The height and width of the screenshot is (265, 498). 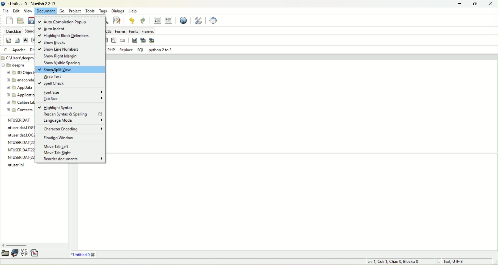 What do you see at coordinates (25, 40) in the screenshot?
I see `strong` at bounding box center [25, 40].